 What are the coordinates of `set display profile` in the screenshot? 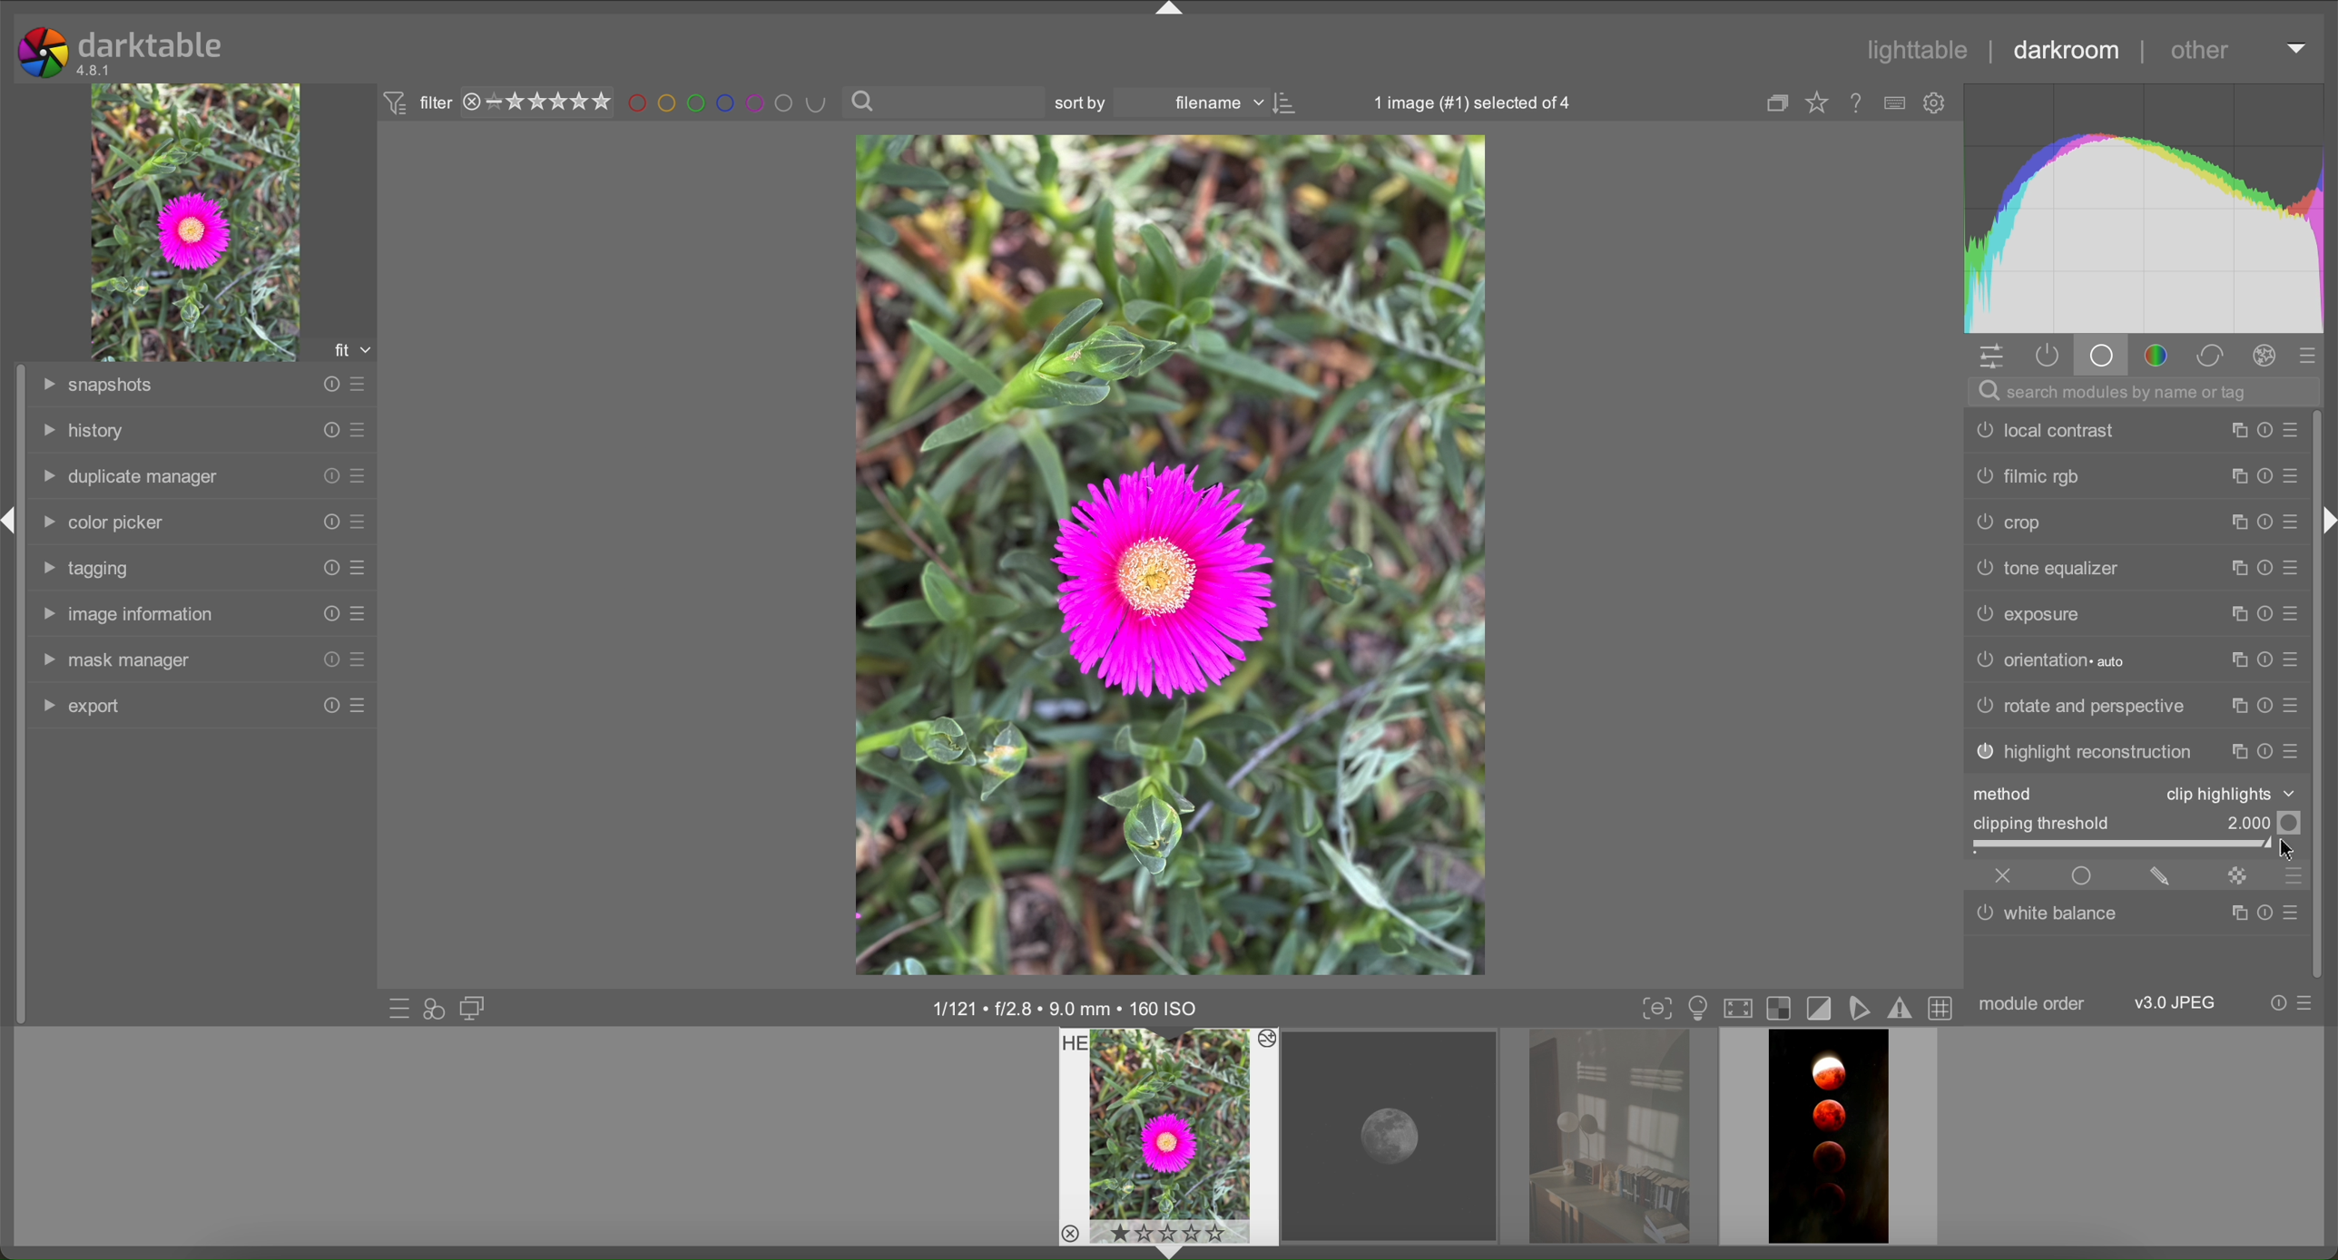 It's located at (1739, 1009).